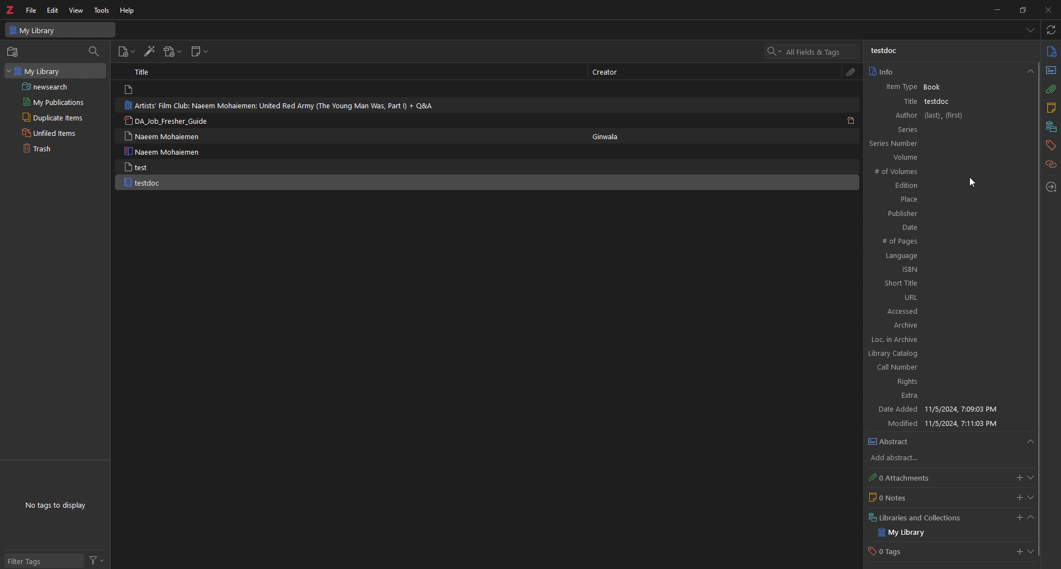  What do you see at coordinates (897, 368) in the screenshot?
I see `Call Number` at bounding box center [897, 368].